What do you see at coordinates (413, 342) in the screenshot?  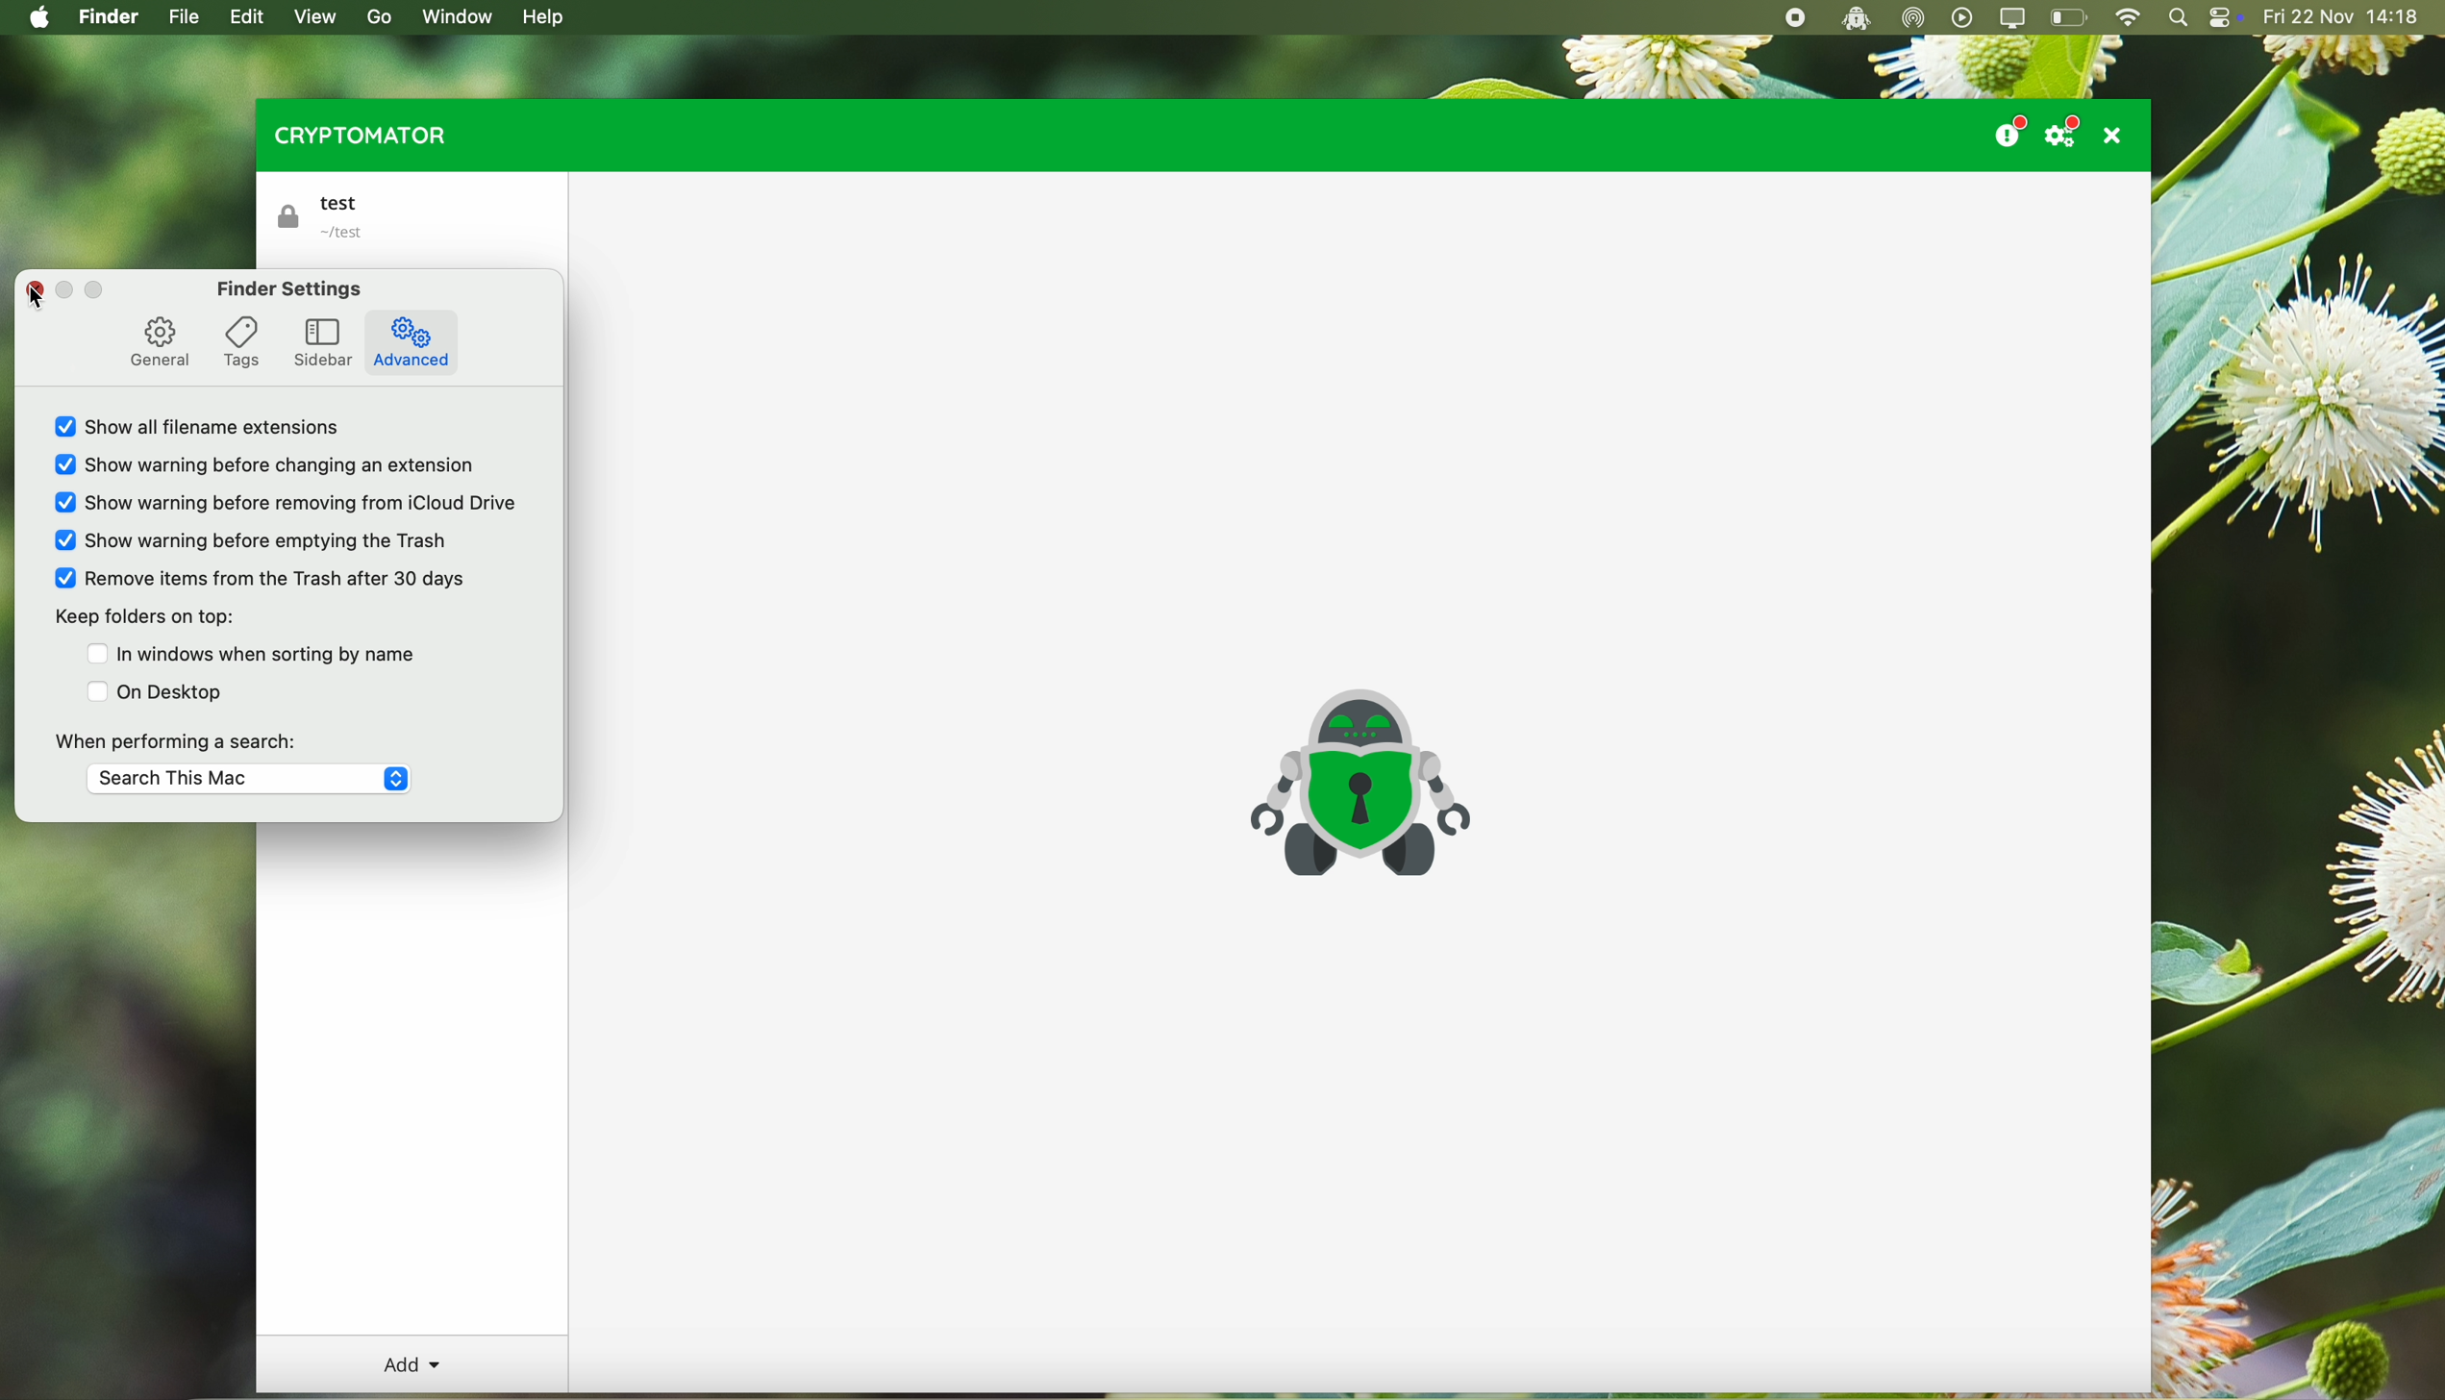 I see `advanced` at bounding box center [413, 342].